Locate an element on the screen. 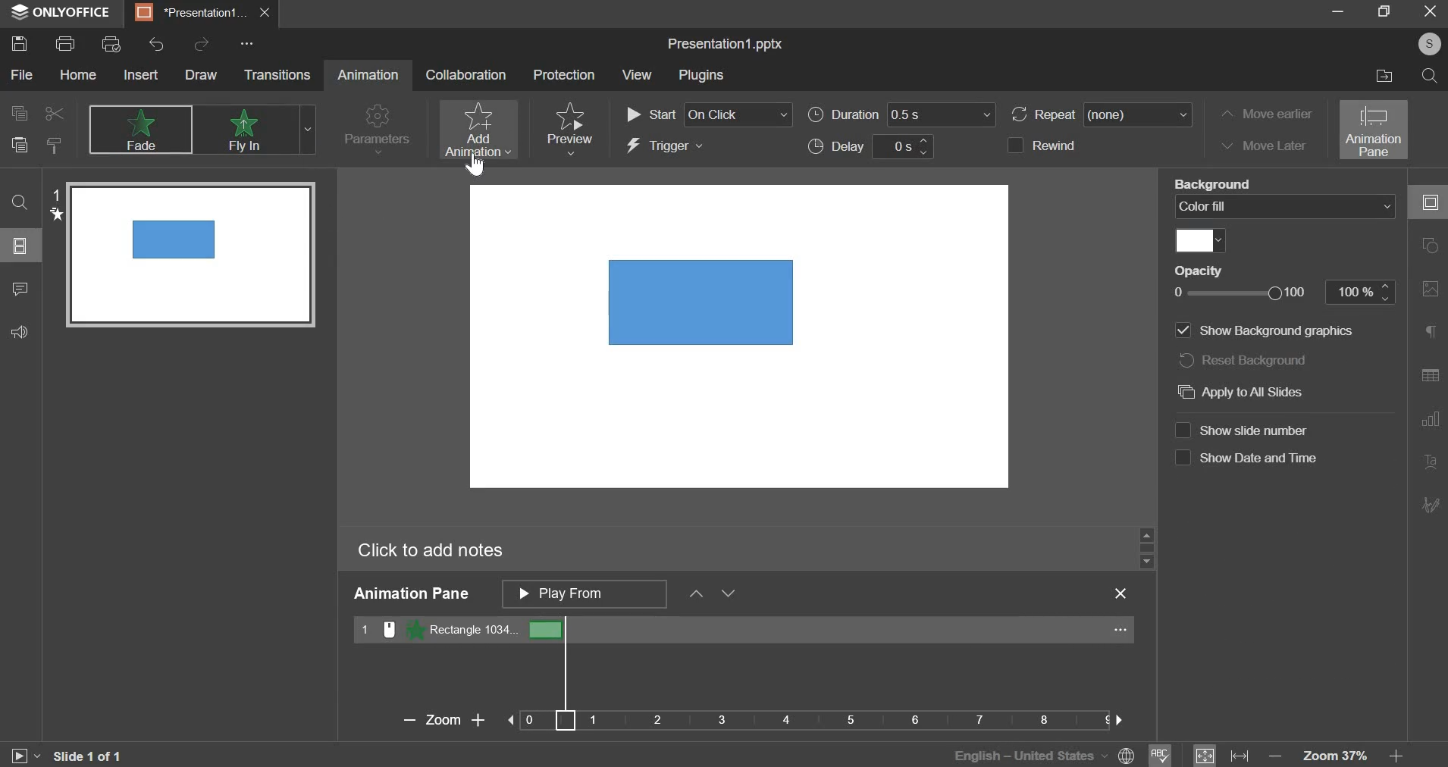 This screenshot has width=1448, height=767. transitions is located at coordinates (278, 77).